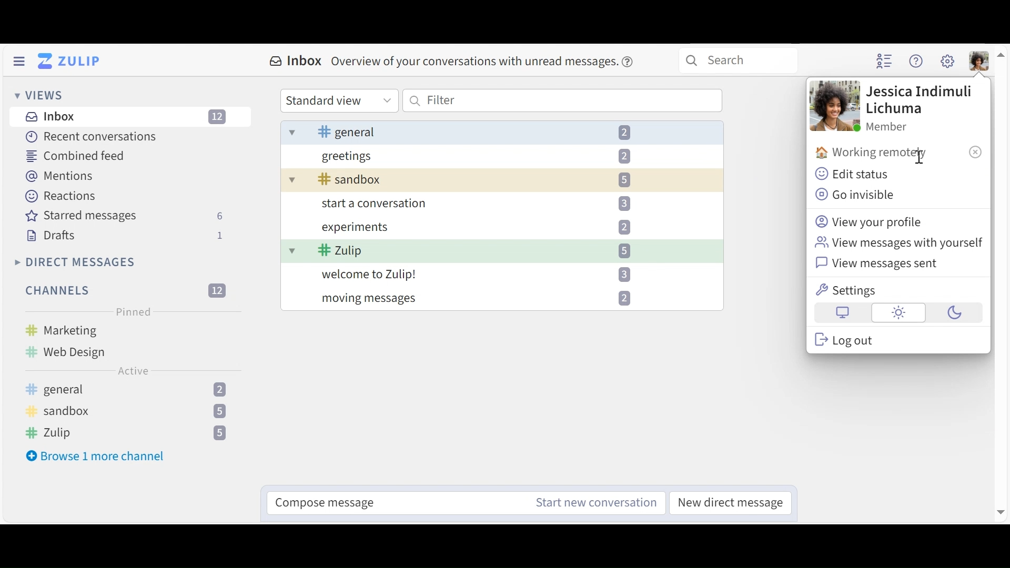 The height and width of the screenshot is (568, 1010). Describe the element at coordinates (999, 511) in the screenshot. I see `scroll down` at that location.